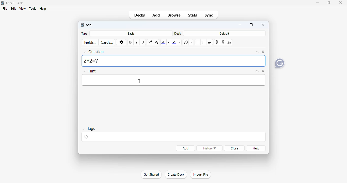 This screenshot has width=347, height=183. What do you see at coordinates (241, 25) in the screenshot?
I see `minimize` at bounding box center [241, 25].